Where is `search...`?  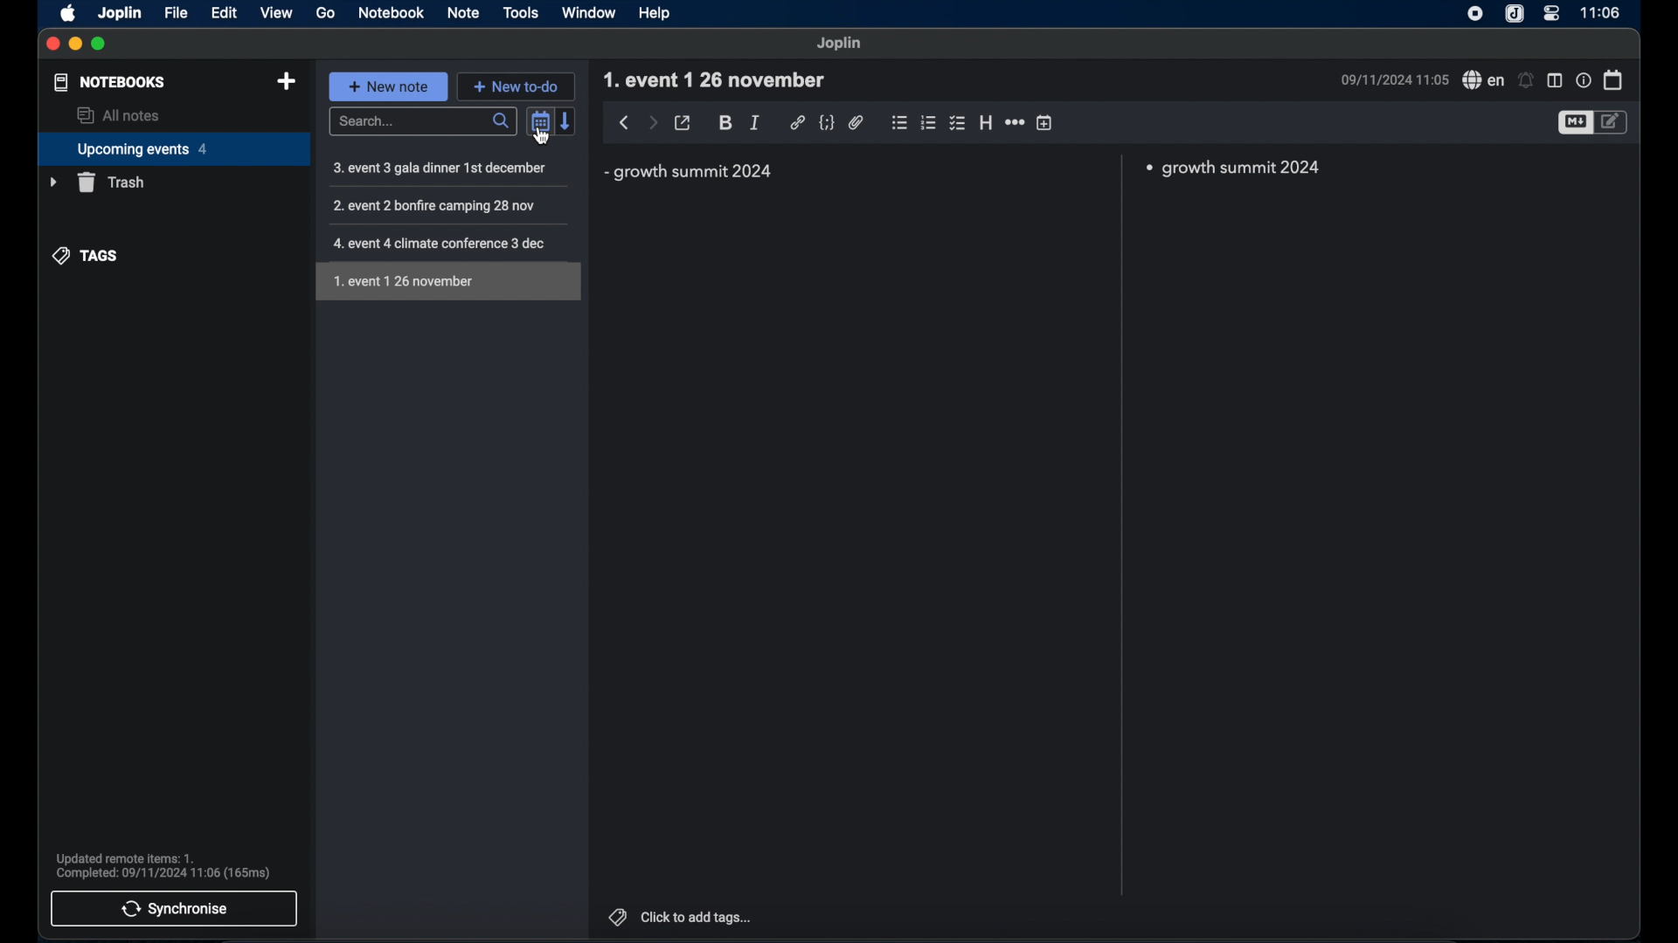 search... is located at coordinates (422, 121).